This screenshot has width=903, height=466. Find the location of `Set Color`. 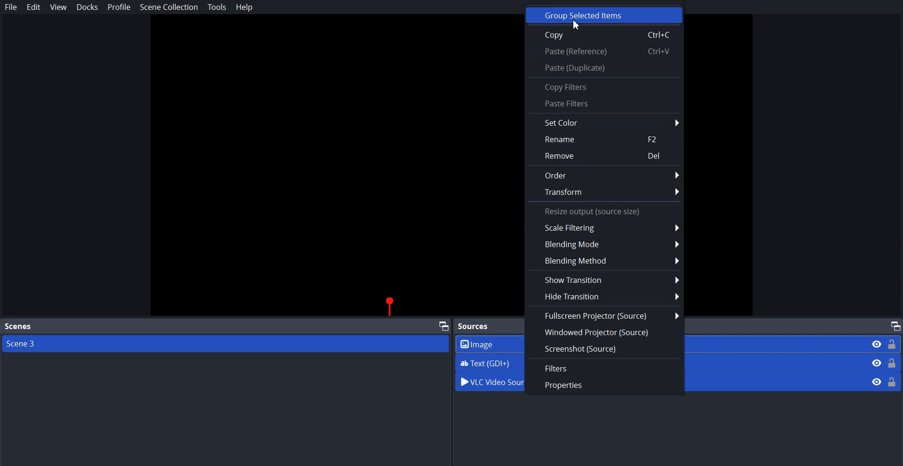

Set Color is located at coordinates (595, 123).